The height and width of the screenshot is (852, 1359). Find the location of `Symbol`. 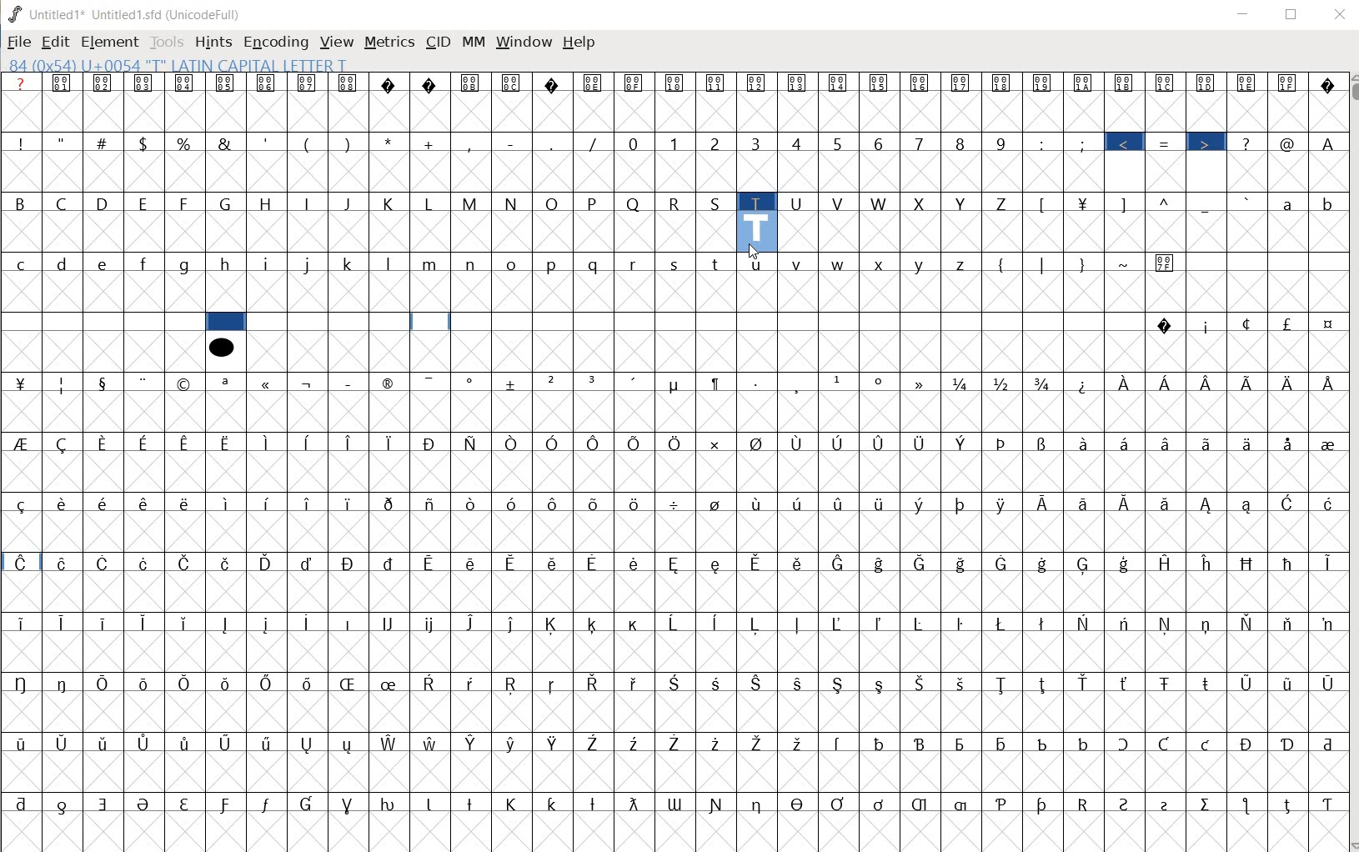

Symbol is located at coordinates (514, 624).